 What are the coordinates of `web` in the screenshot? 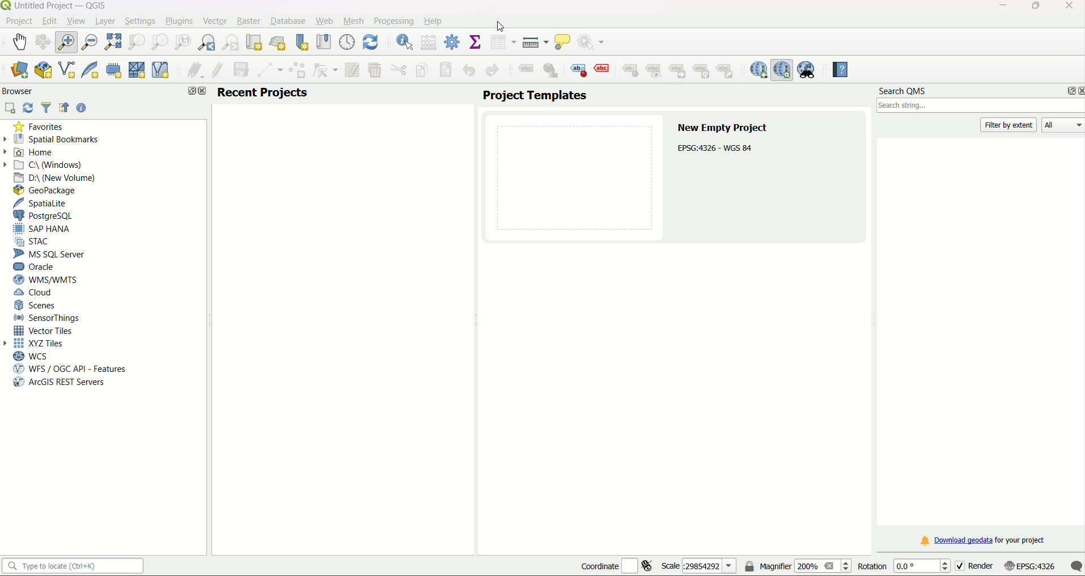 It's located at (324, 21).